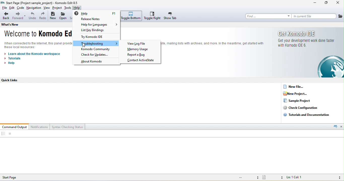 This screenshot has width=344, height=181. What do you see at coordinates (40, 127) in the screenshot?
I see `notifications` at bounding box center [40, 127].